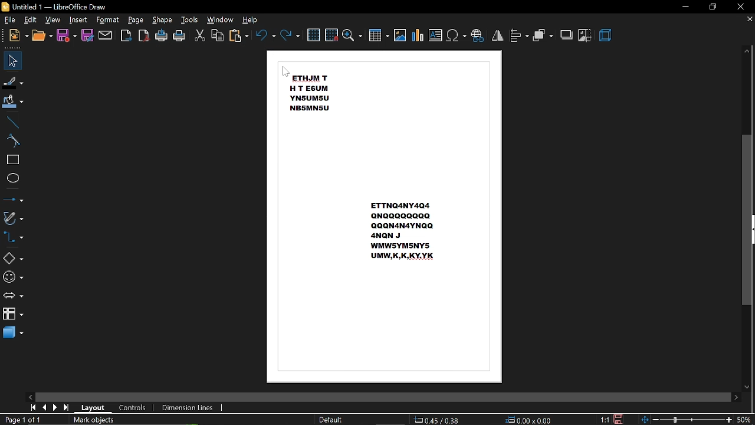 The width and height of the screenshot is (755, 425). I want to click on next page, so click(57, 407).